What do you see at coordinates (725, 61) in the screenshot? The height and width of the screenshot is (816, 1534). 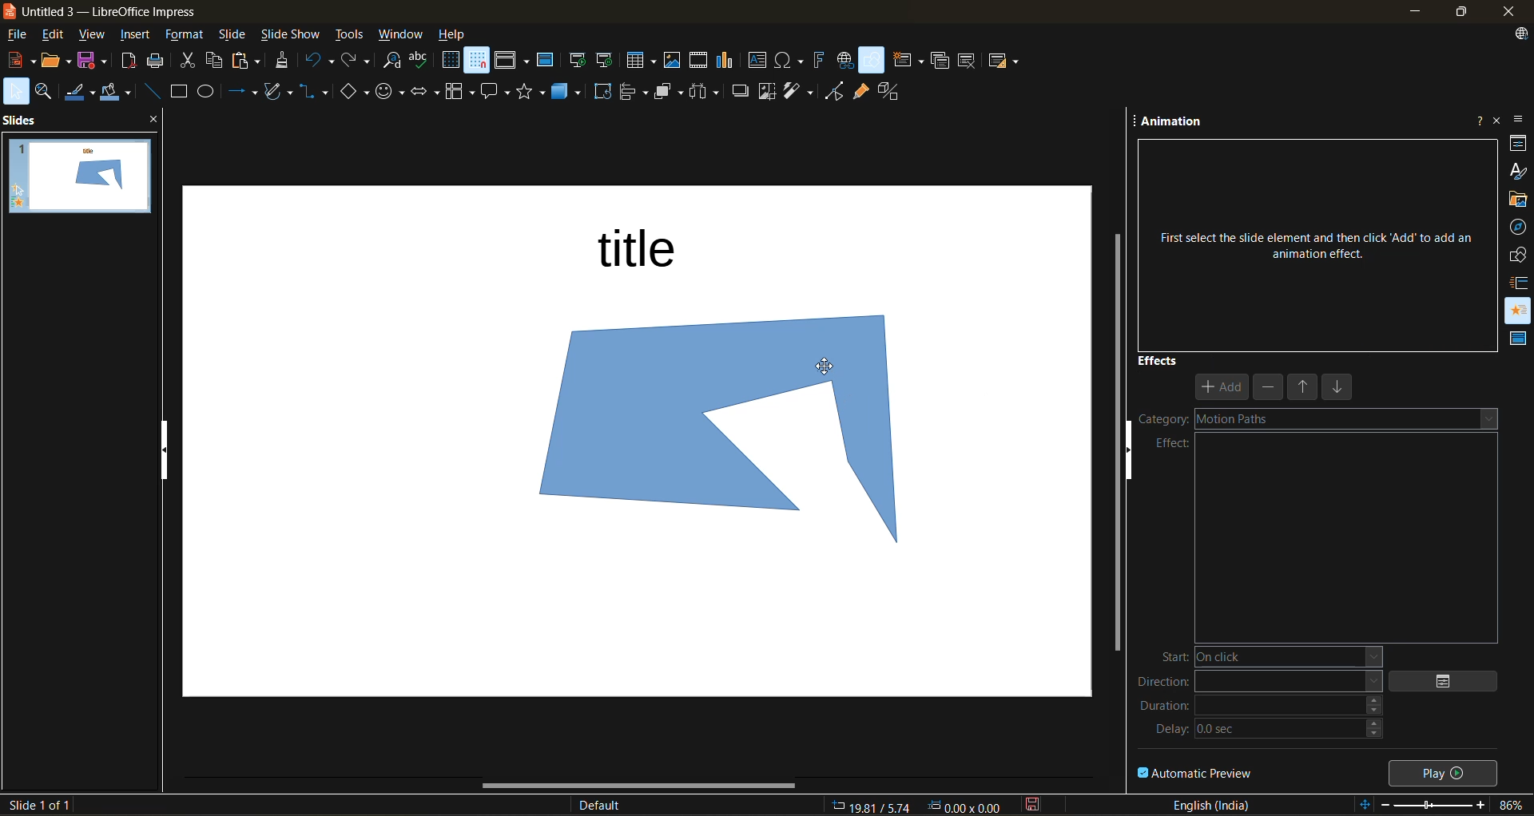 I see `insert chart` at bounding box center [725, 61].